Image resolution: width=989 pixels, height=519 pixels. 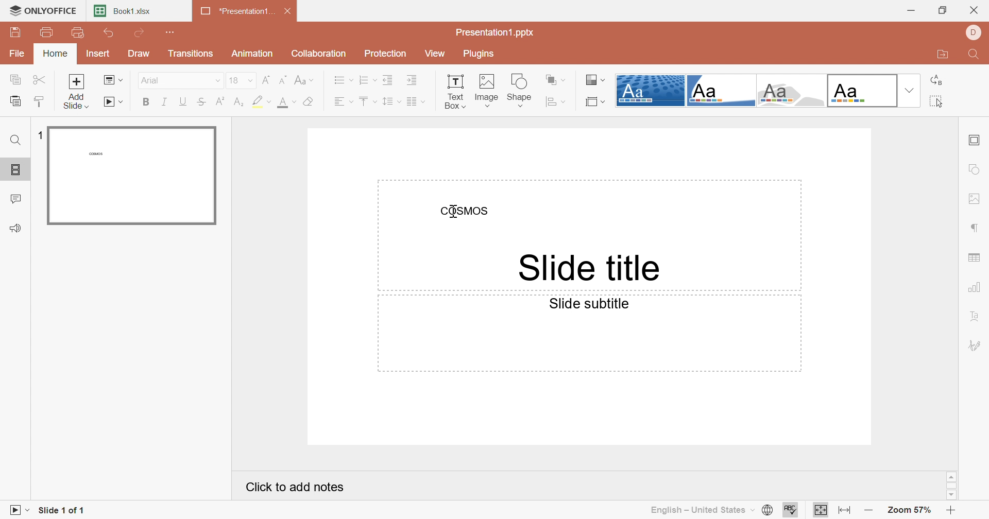 What do you see at coordinates (235, 11) in the screenshot?
I see `*Presentation1...` at bounding box center [235, 11].